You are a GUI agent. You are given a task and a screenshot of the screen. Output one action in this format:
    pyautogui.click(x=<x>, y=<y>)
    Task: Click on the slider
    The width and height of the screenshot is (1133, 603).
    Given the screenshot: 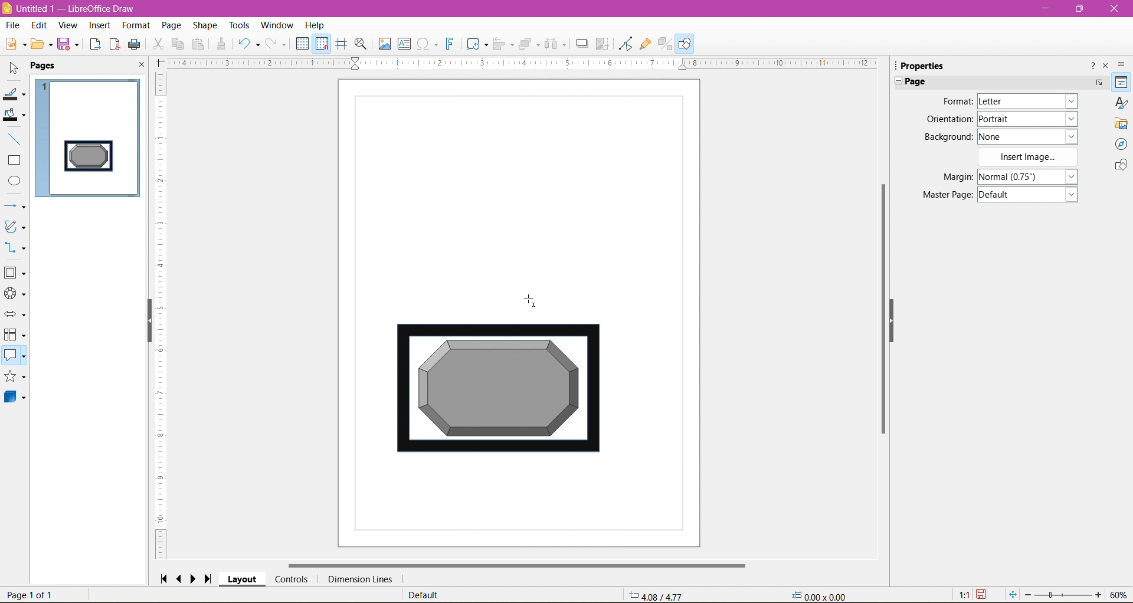 What is the action you would take?
    pyautogui.click(x=1063, y=595)
    